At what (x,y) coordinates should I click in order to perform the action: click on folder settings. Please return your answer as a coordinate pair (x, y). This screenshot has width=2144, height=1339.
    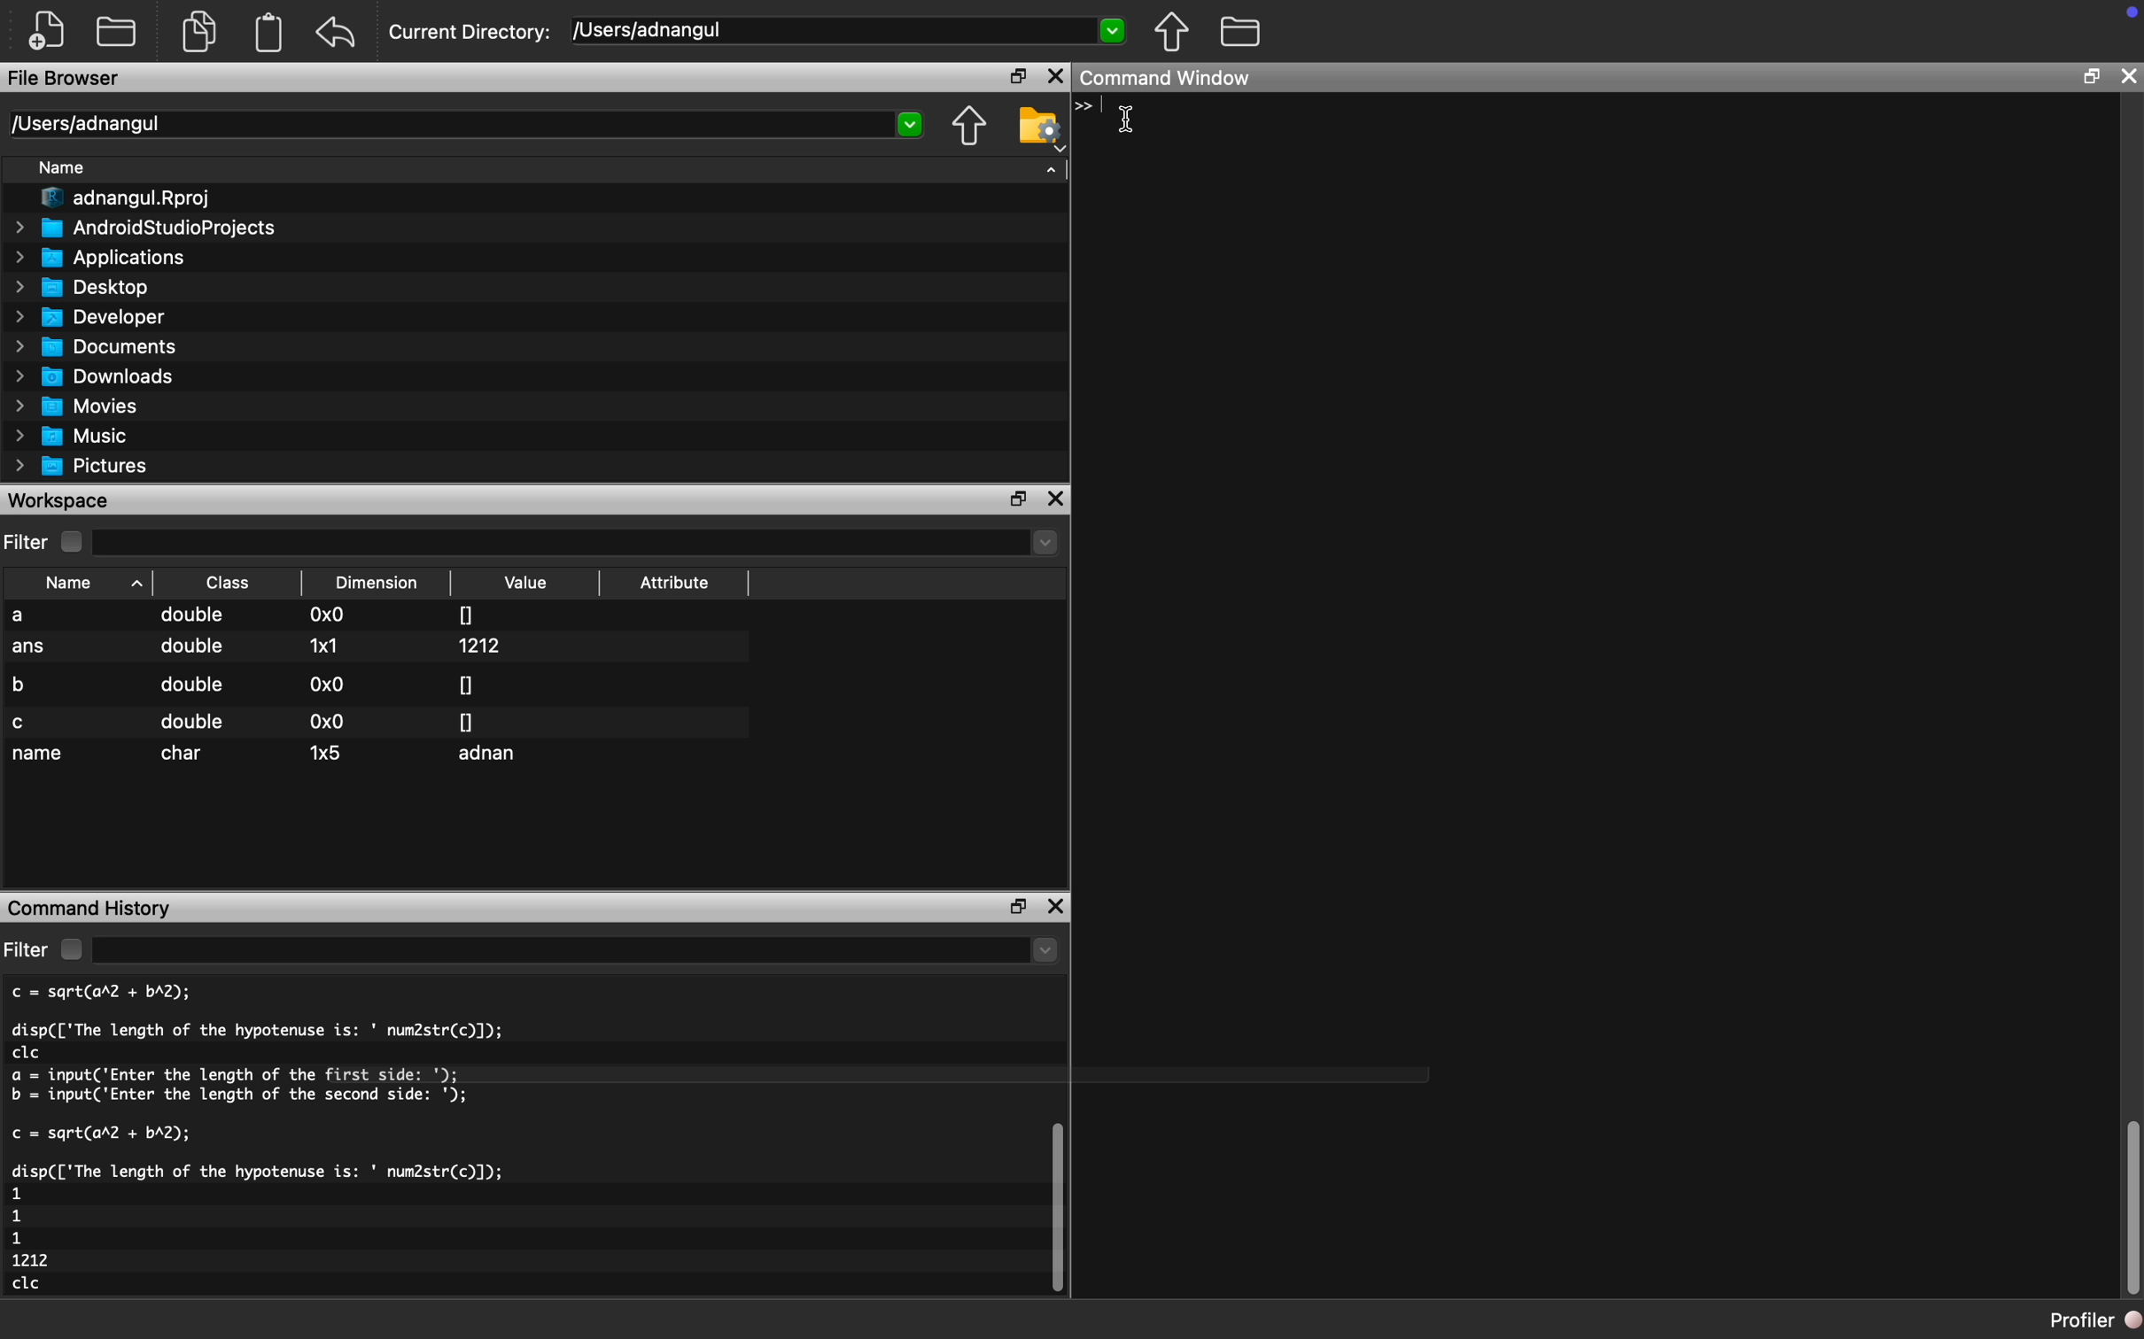
    Looking at the image, I should click on (1039, 126).